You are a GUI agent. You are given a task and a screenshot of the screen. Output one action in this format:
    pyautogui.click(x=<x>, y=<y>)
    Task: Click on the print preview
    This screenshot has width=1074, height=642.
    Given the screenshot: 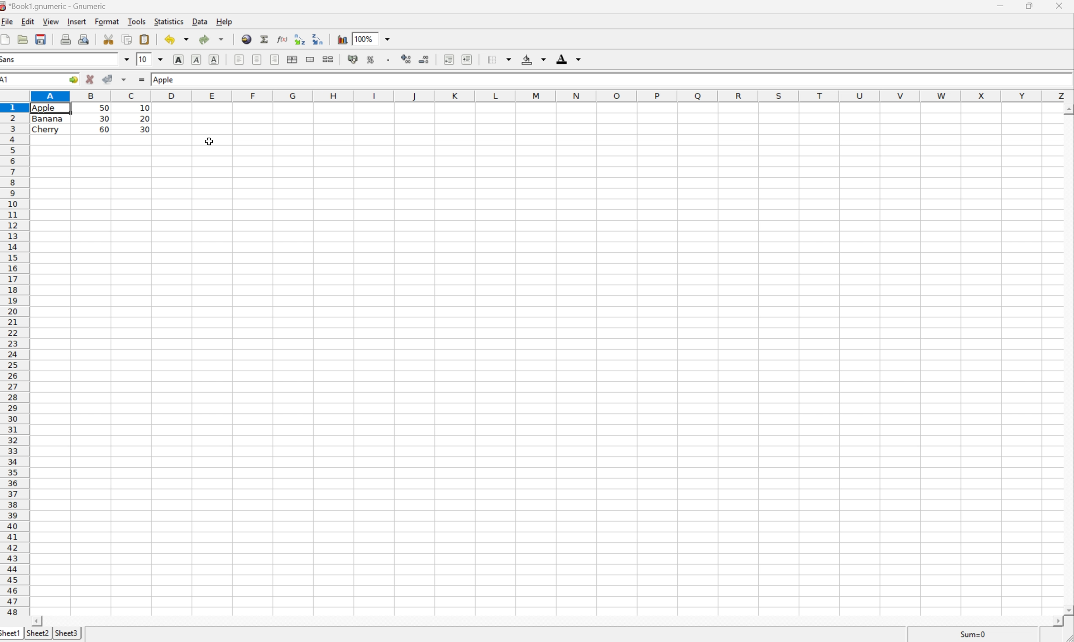 What is the action you would take?
    pyautogui.click(x=85, y=39)
    